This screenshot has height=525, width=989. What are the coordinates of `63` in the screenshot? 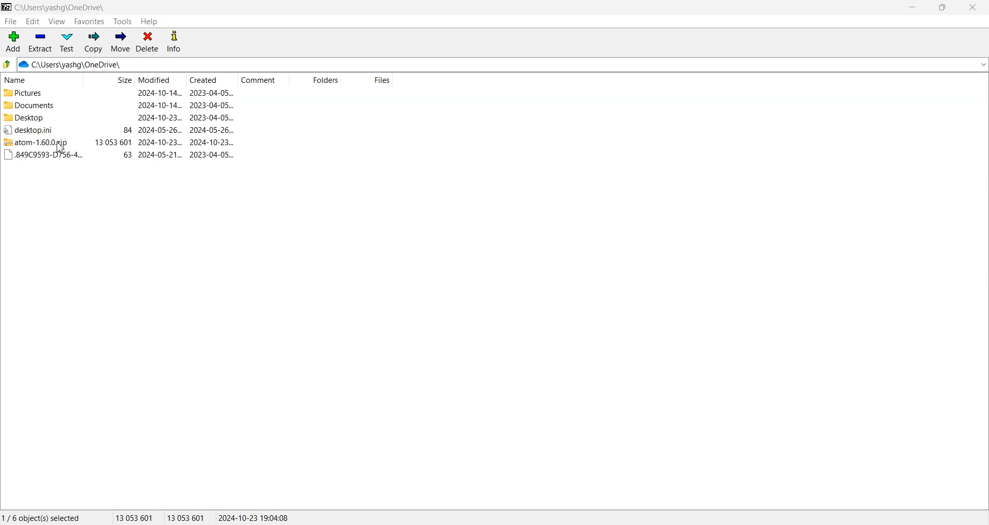 It's located at (128, 155).